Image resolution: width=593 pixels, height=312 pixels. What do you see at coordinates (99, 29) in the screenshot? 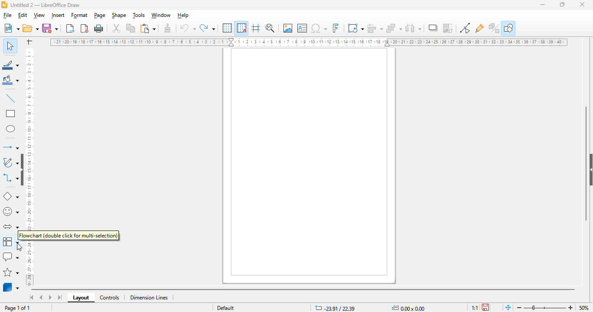
I see `print` at bounding box center [99, 29].